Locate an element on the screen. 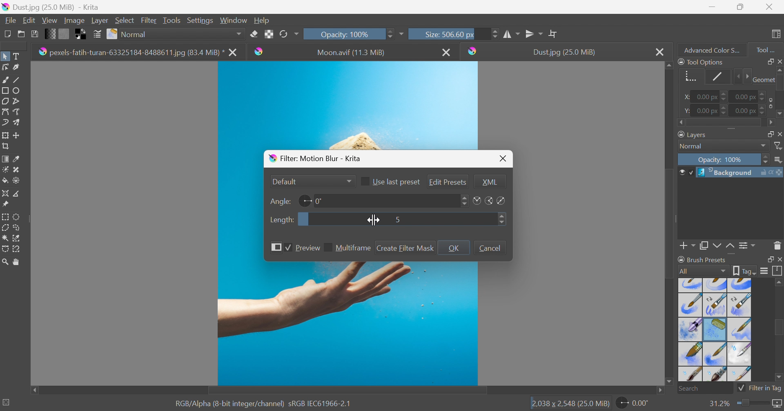  Settings is located at coordinates (201, 20).